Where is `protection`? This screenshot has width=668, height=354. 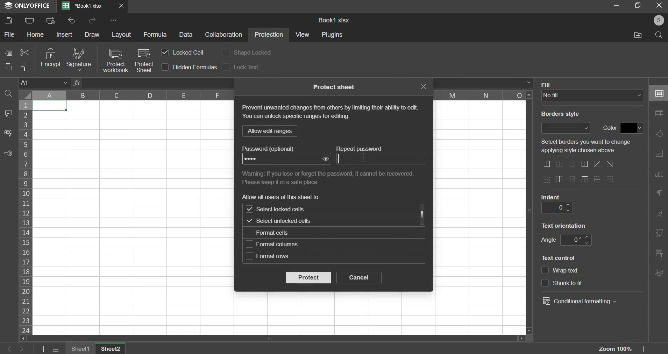
protection is located at coordinates (269, 35).